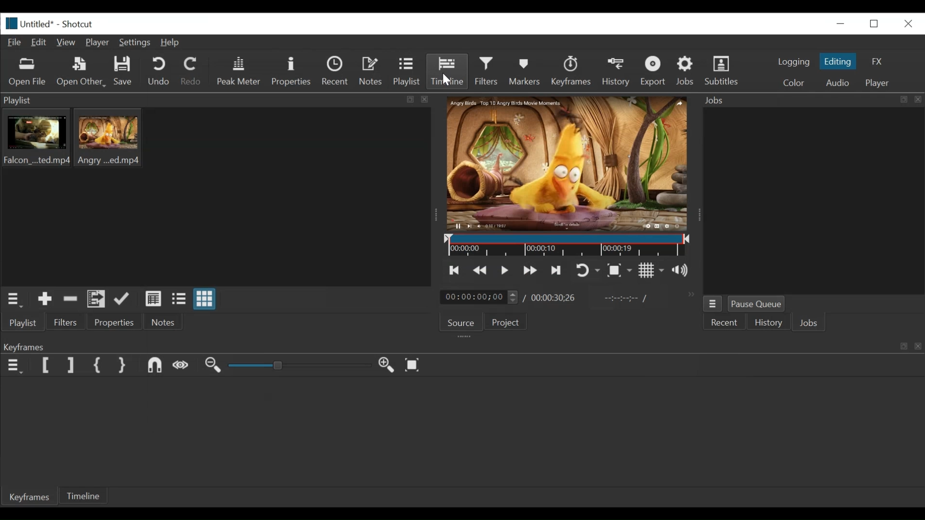 The height and width of the screenshot is (520, 925). Describe the element at coordinates (77, 25) in the screenshot. I see `Shotcut` at that location.